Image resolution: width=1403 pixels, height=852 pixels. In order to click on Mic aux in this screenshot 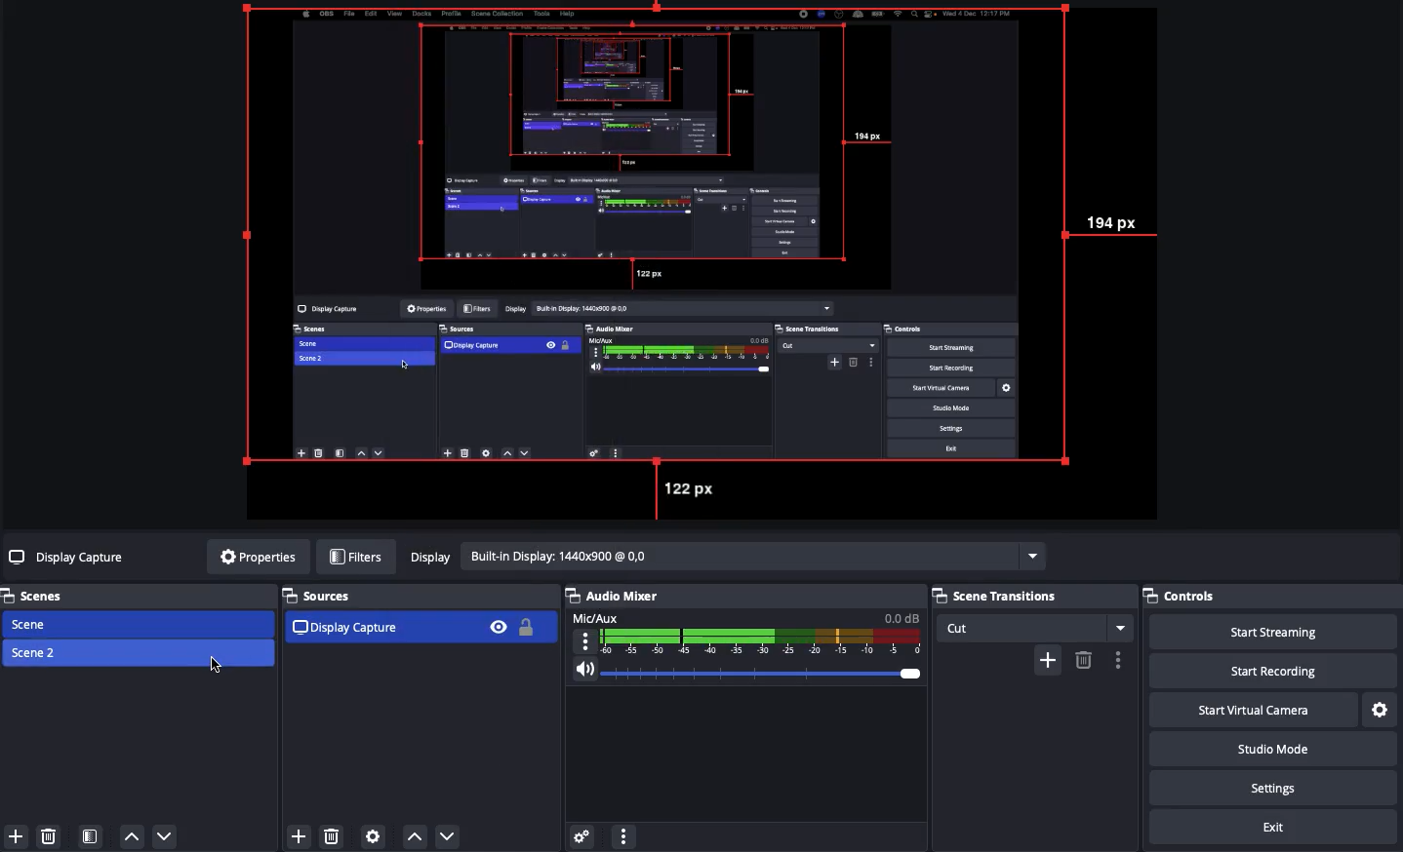, I will do `click(747, 632)`.